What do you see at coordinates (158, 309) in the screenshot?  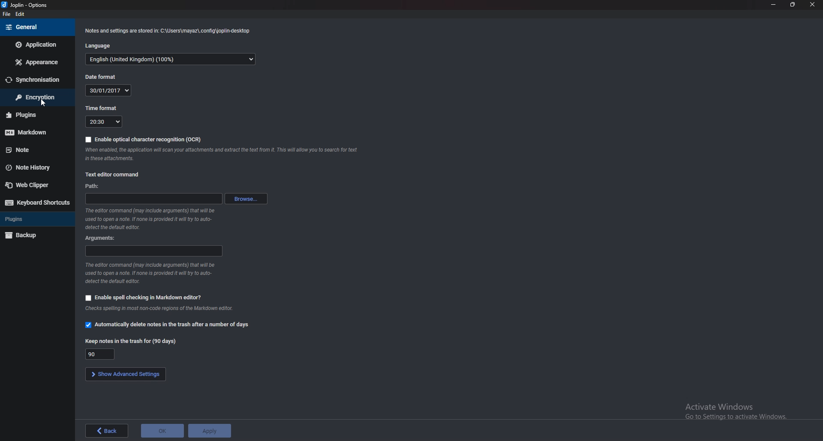 I see `info` at bounding box center [158, 309].